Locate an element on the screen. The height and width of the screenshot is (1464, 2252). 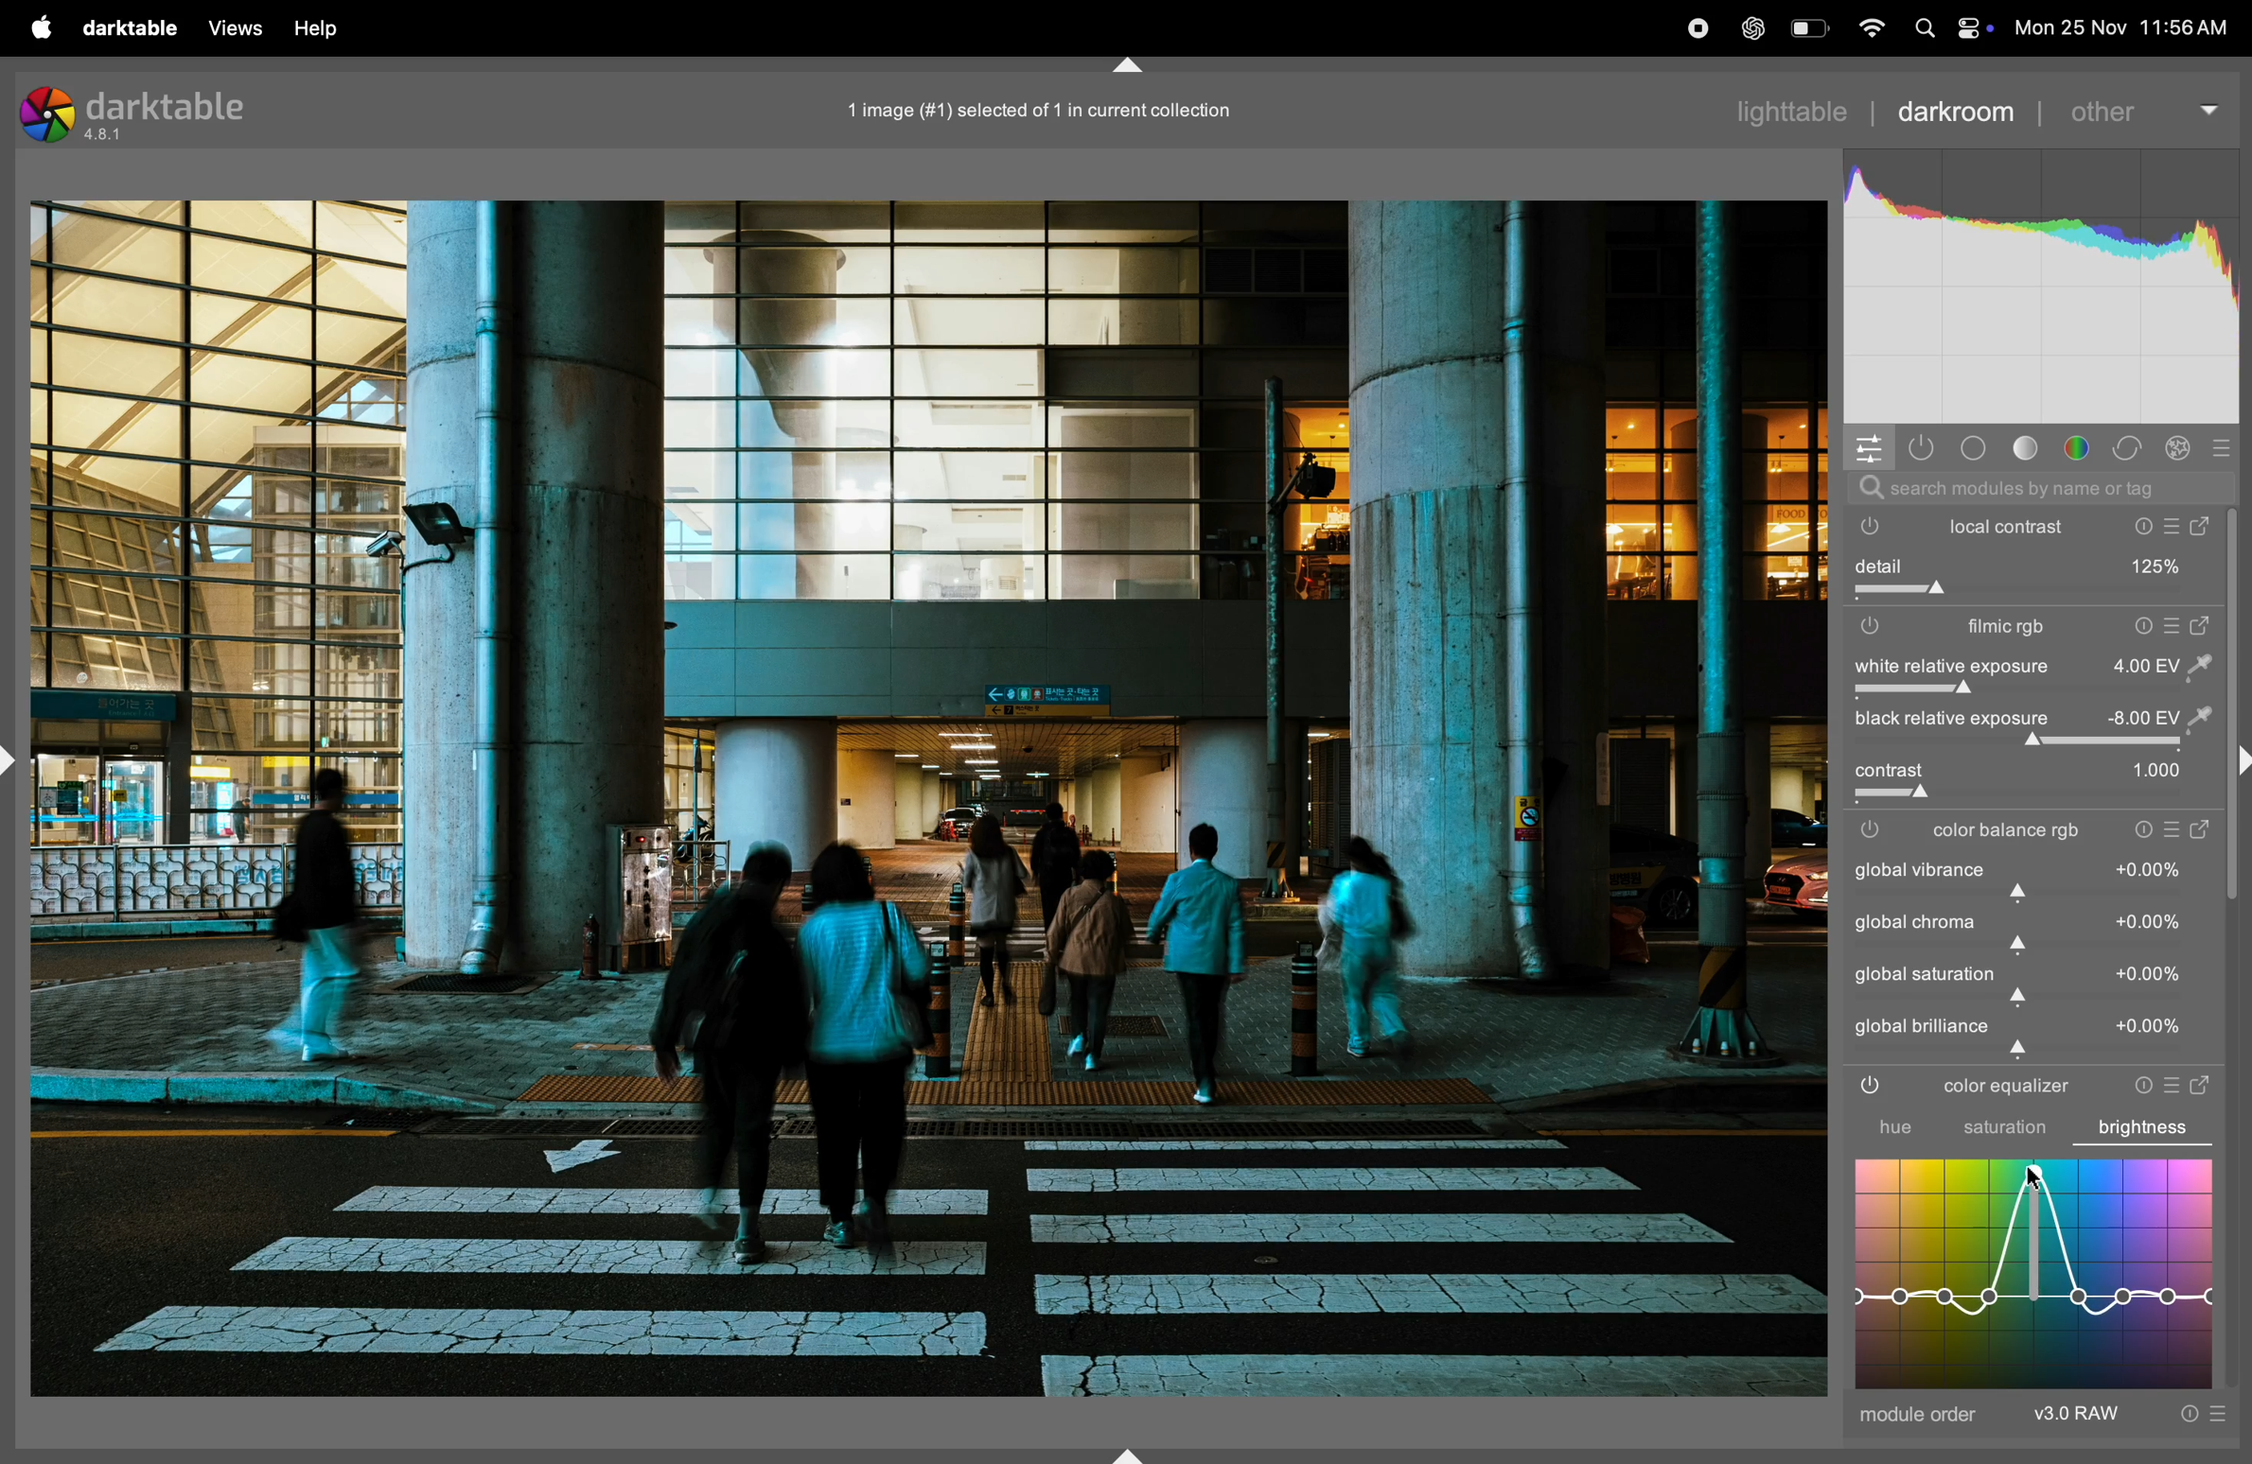
Collapse or expand  is located at coordinates (1129, 1448).